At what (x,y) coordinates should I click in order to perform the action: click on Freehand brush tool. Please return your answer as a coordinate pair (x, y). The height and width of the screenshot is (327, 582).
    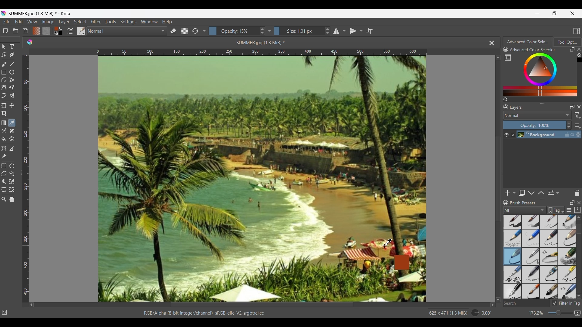
    Looking at the image, I should click on (5, 64).